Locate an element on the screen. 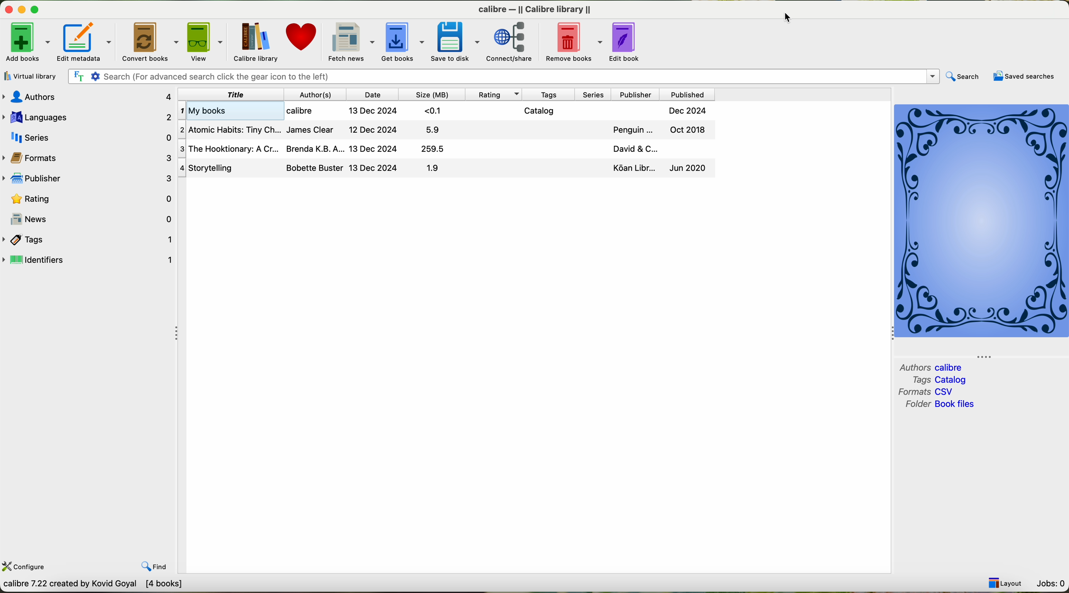 Image resolution: width=1069 pixels, height=593 pixels. cursor is located at coordinates (781, 18).